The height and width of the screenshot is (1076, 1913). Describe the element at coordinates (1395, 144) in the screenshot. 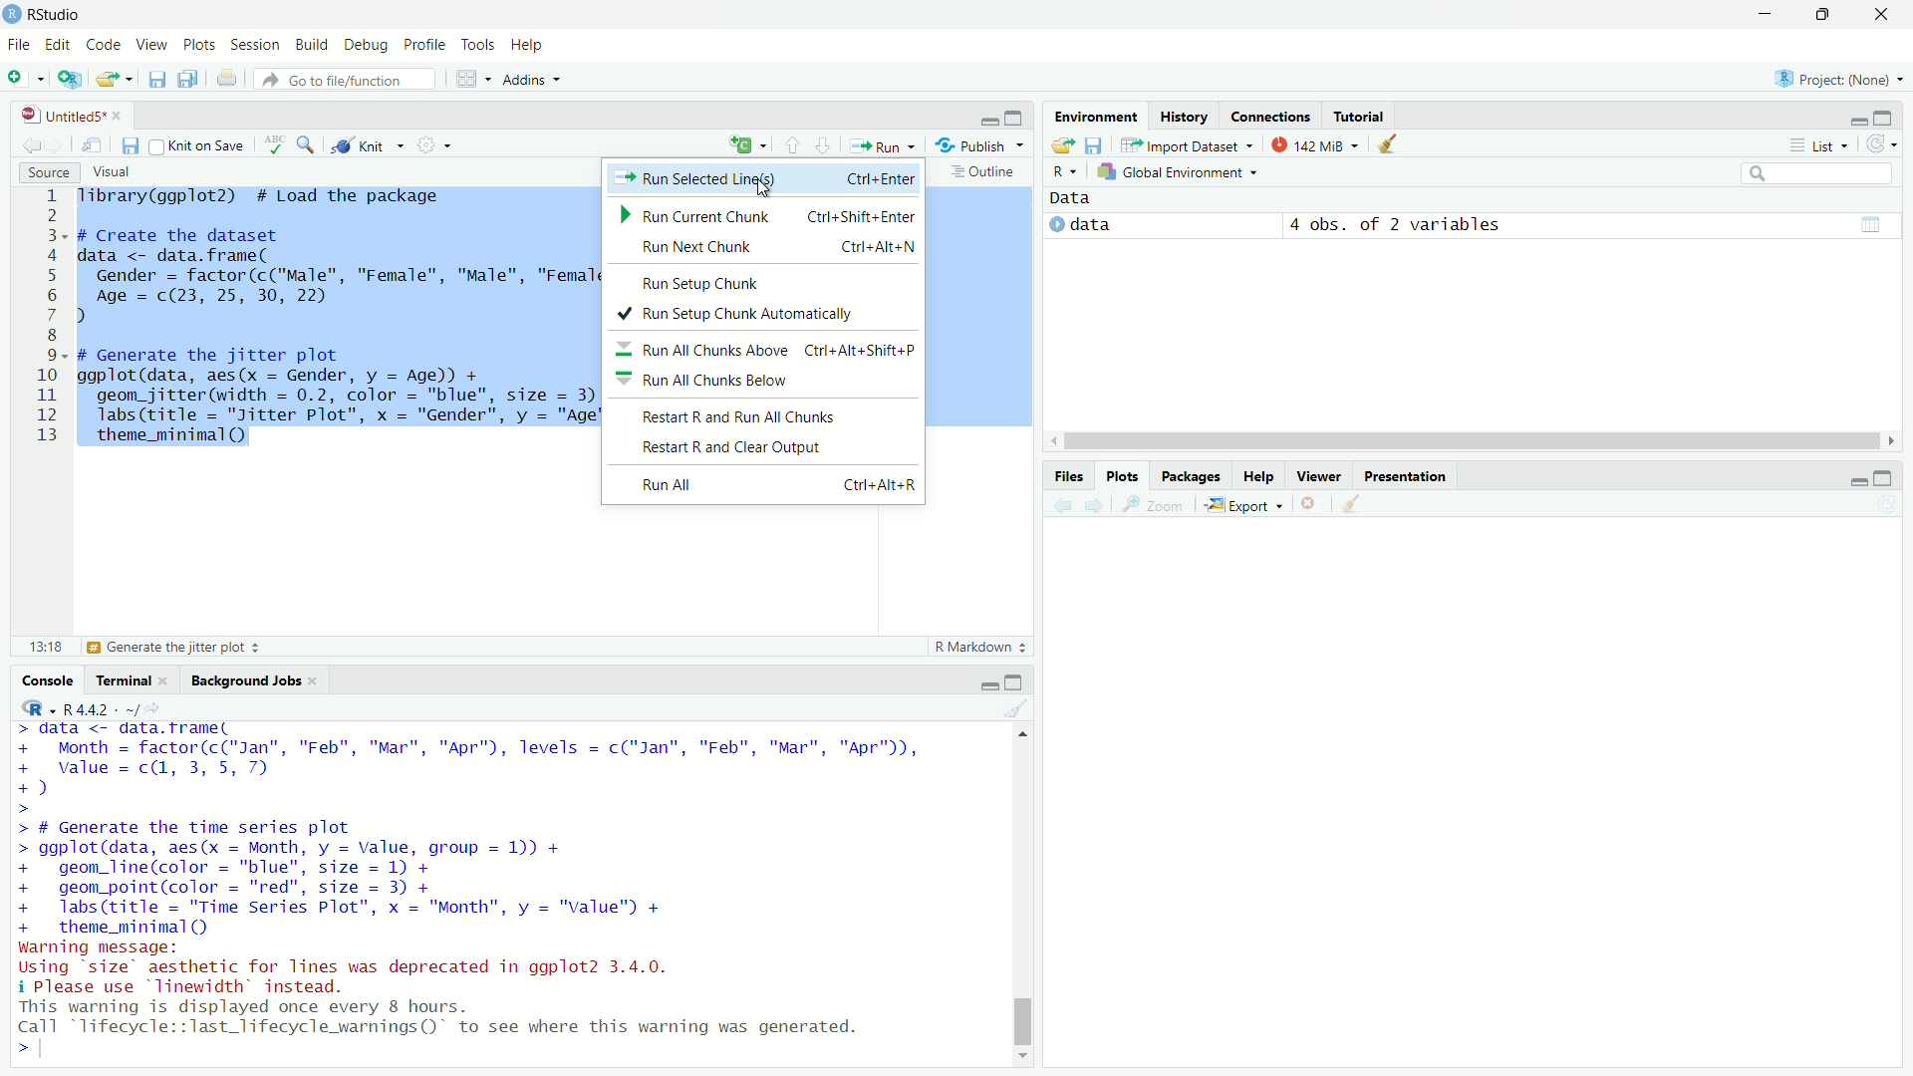

I see `clear objects from the workspace` at that location.